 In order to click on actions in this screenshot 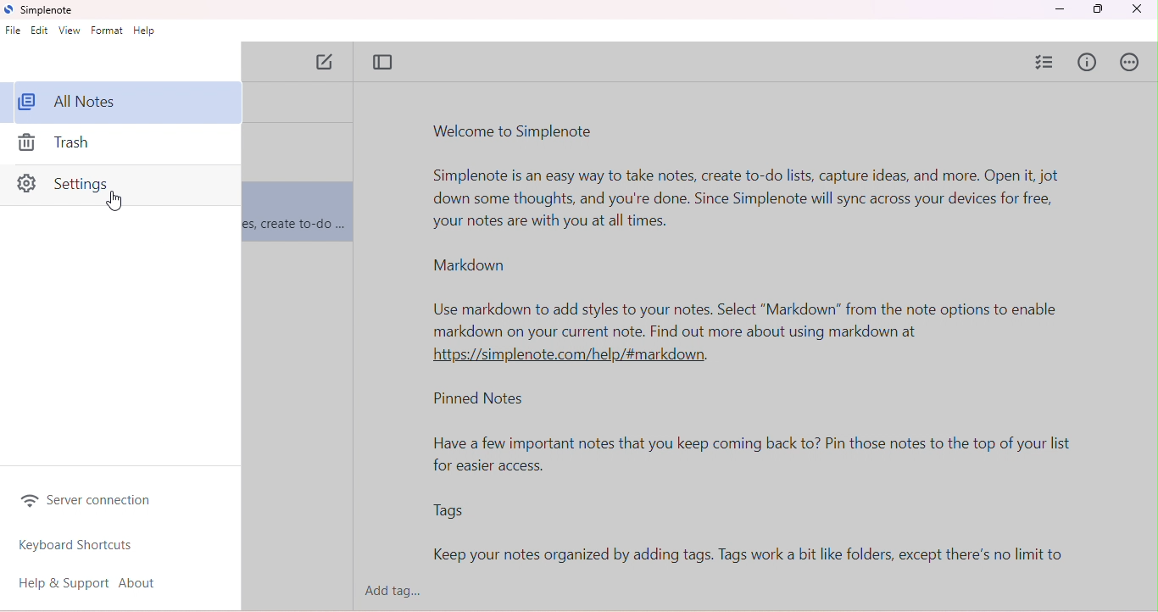, I will do `click(1133, 62)`.